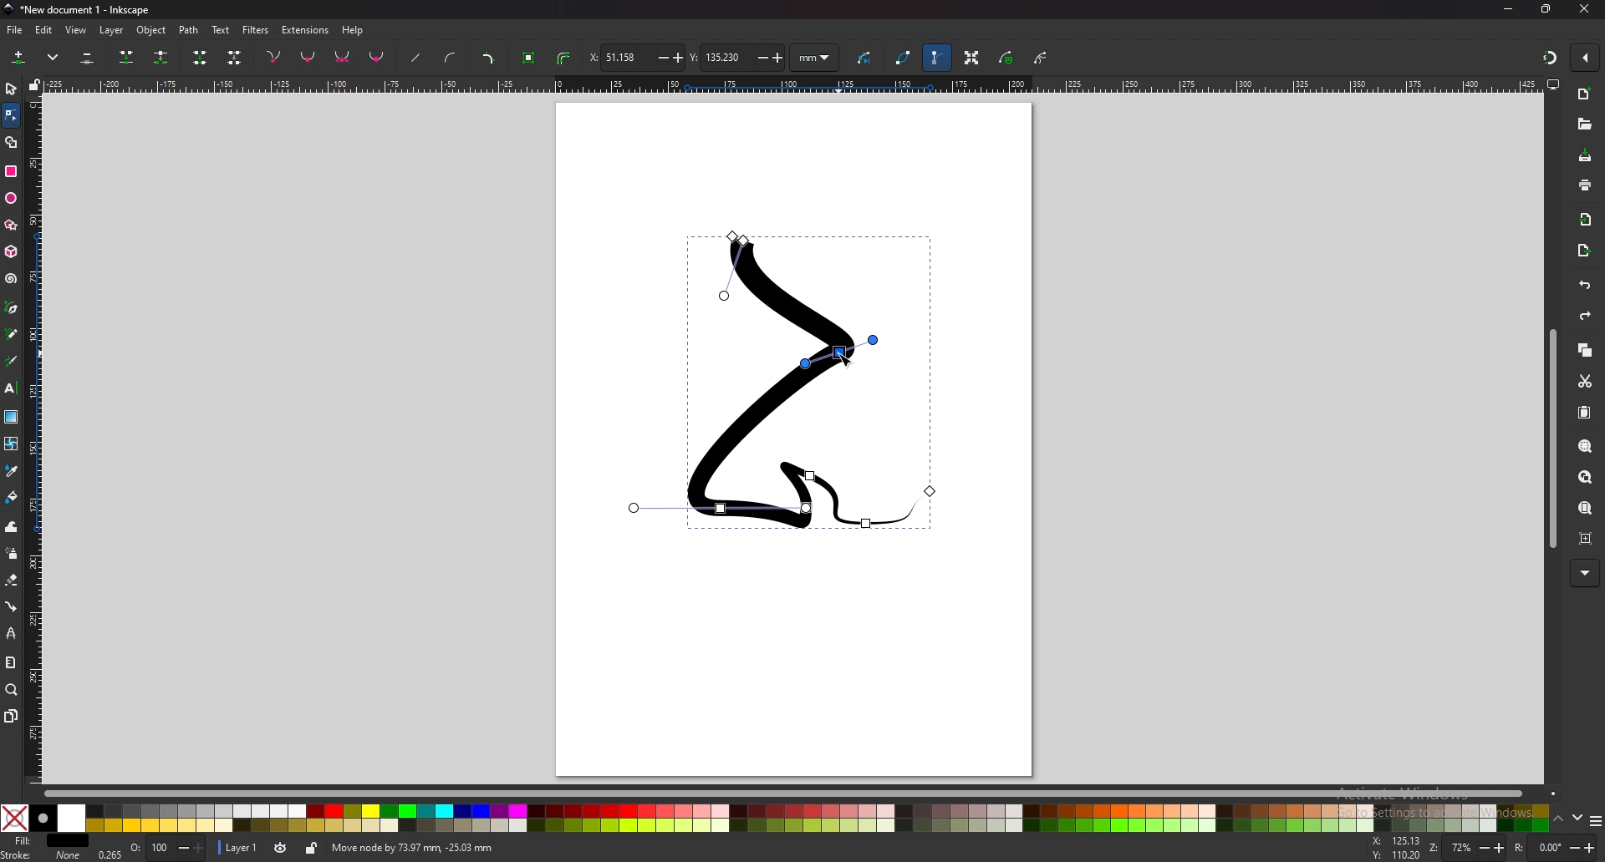  Describe the element at coordinates (567, 848) in the screenshot. I see `info` at that location.